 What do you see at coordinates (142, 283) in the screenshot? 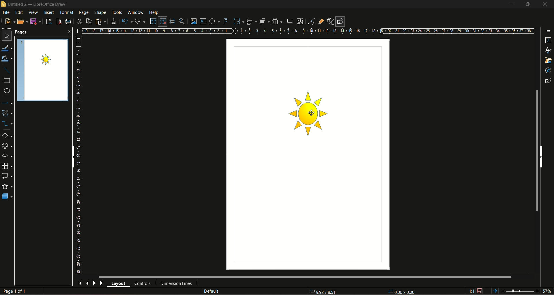
I see `controls` at bounding box center [142, 283].